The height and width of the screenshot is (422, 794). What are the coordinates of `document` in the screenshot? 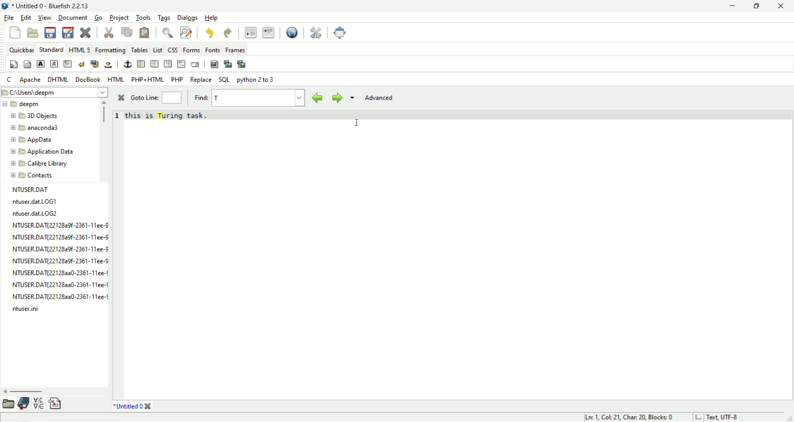 It's located at (73, 17).